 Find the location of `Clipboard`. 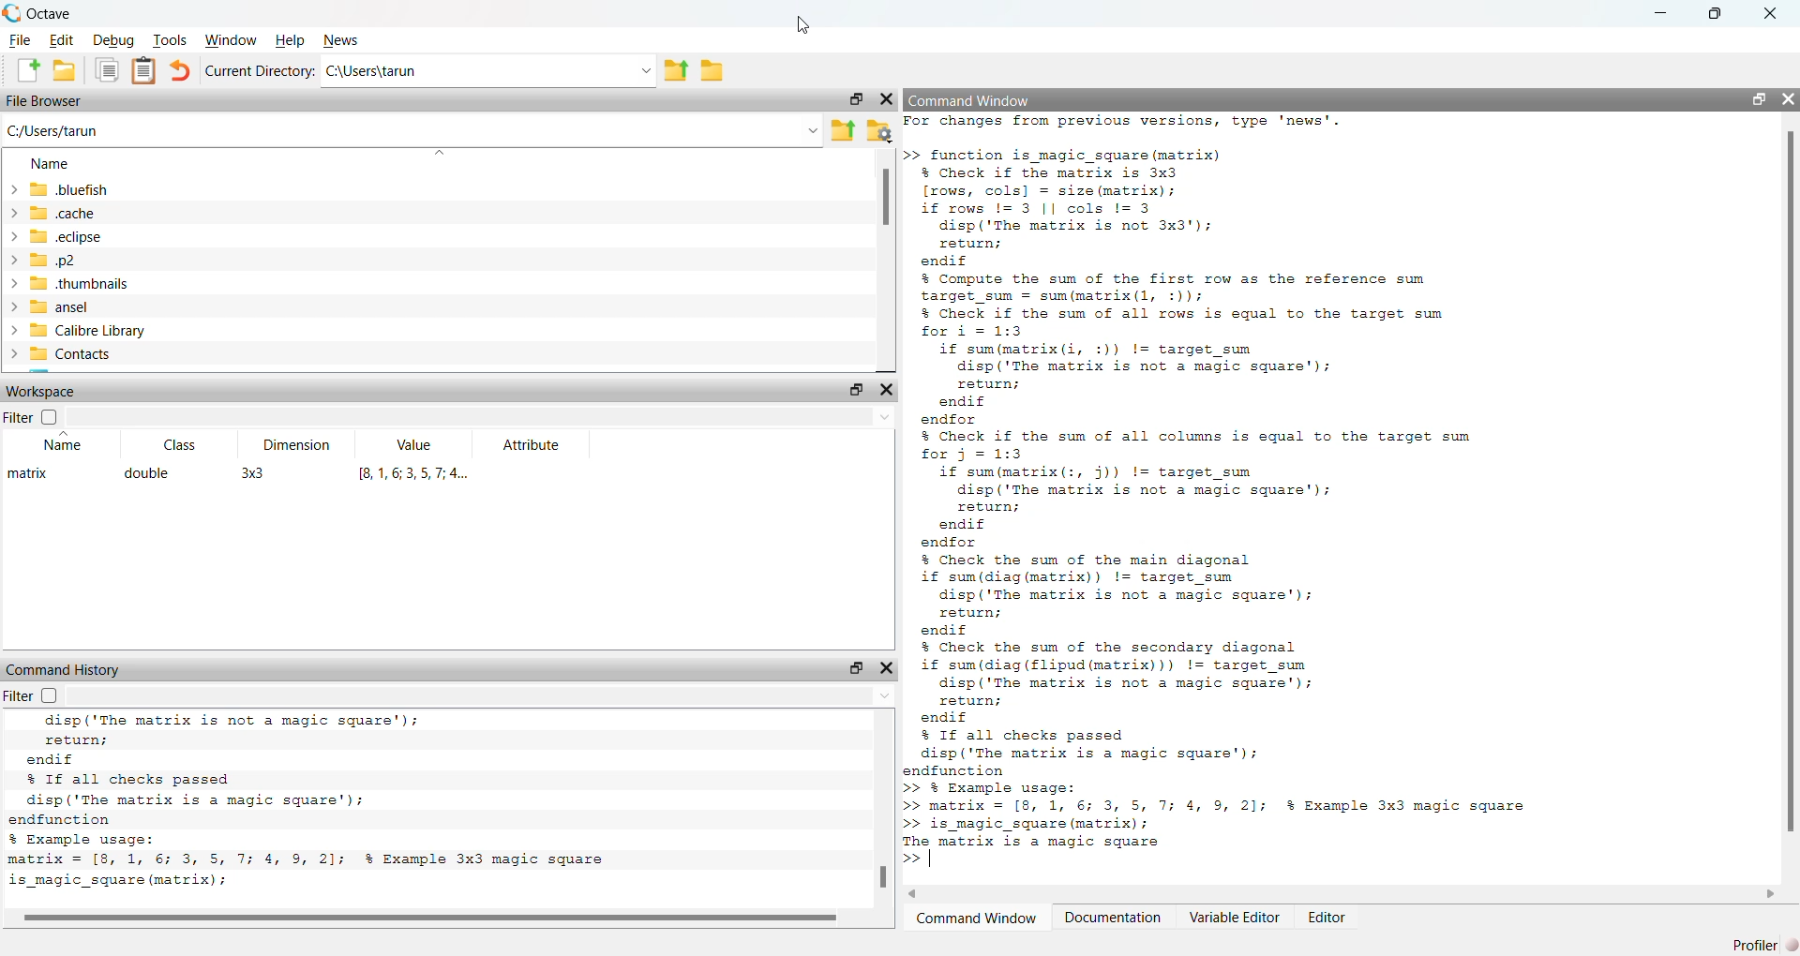

Clipboard is located at coordinates (143, 72).